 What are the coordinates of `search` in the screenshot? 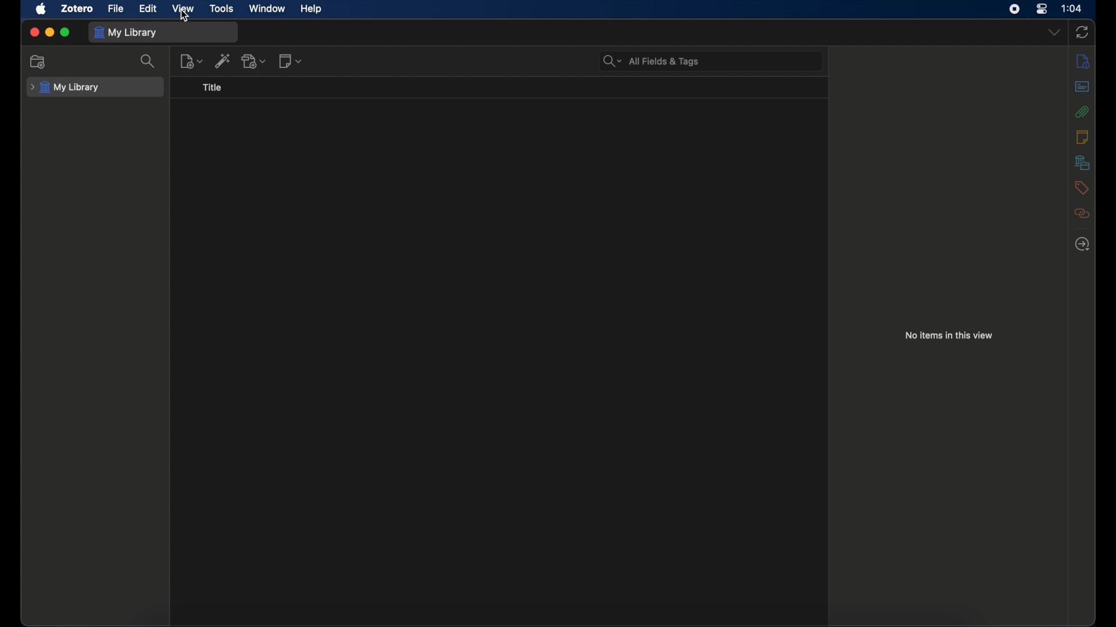 It's located at (148, 61).